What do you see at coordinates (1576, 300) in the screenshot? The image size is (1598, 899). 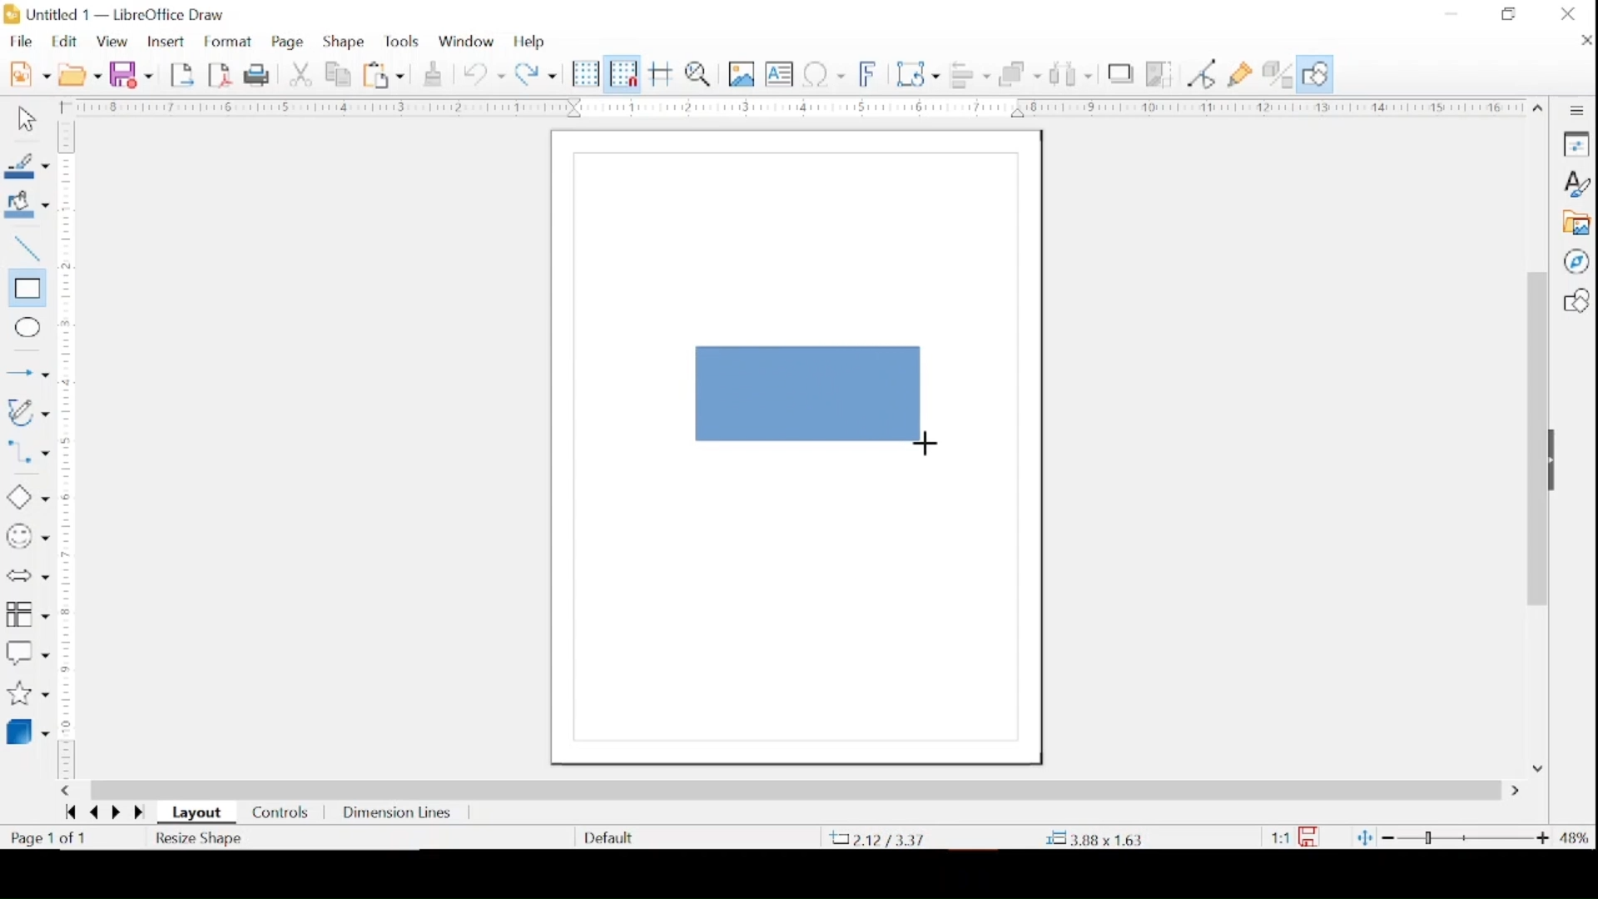 I see `shapes` at bounding box center [1576, 300].